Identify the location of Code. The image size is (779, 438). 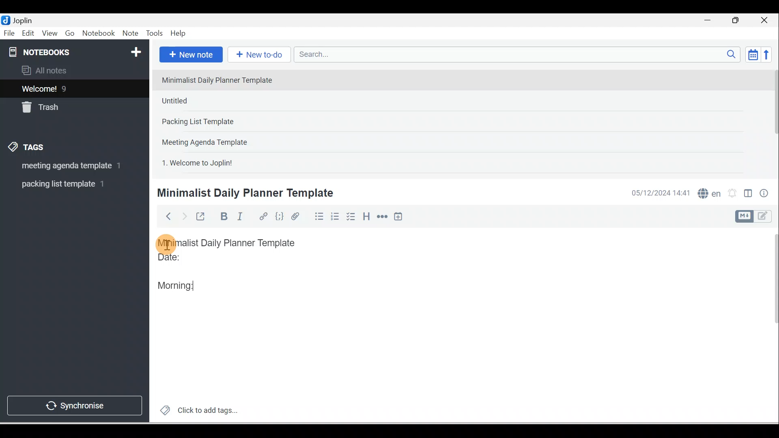
(280, 217).